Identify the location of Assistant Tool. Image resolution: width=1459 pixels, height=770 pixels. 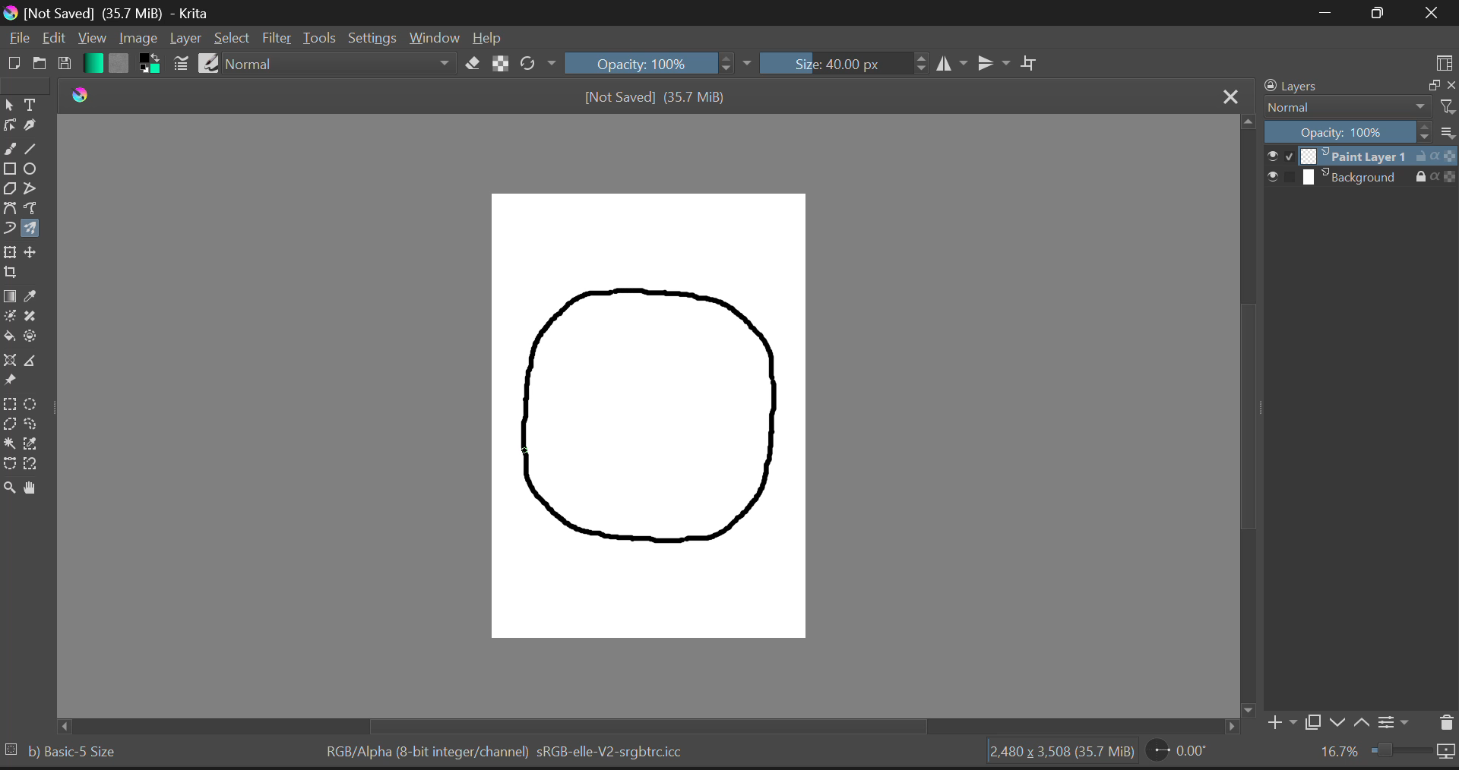
(9, 361).